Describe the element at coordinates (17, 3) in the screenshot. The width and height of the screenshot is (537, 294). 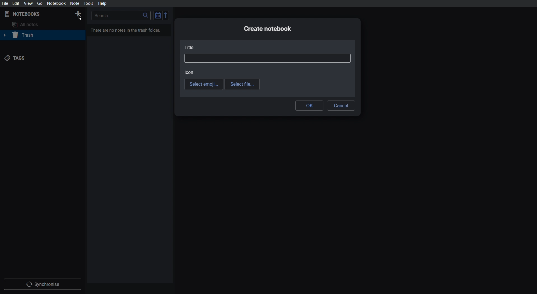
I see `Edit` at that location.